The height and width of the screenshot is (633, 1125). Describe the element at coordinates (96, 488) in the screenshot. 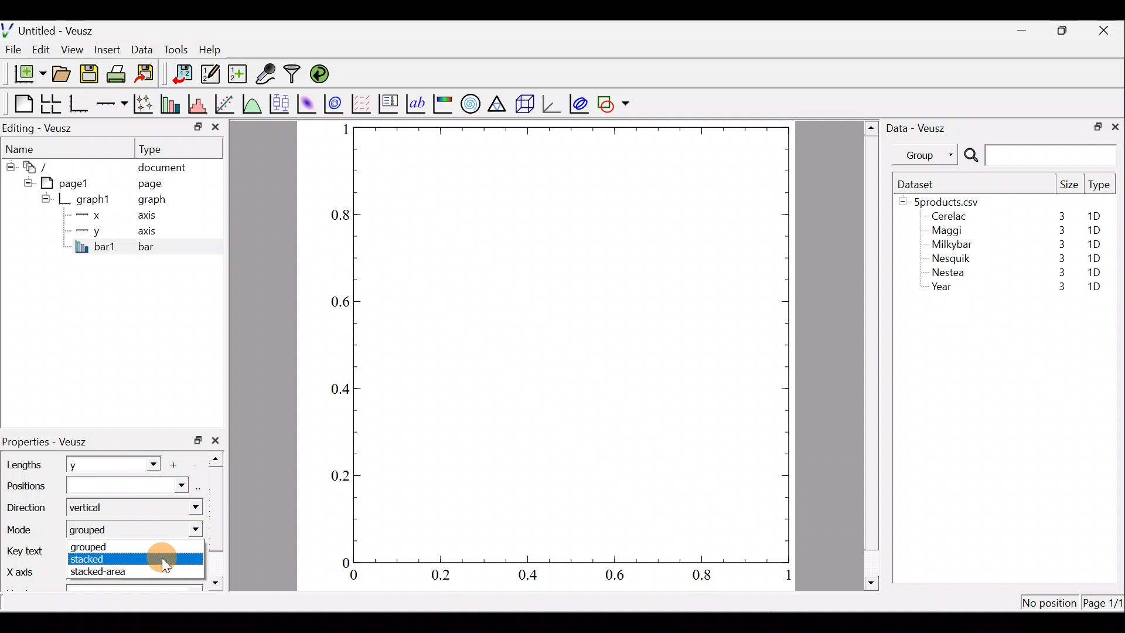

I see `Positions` at that location.